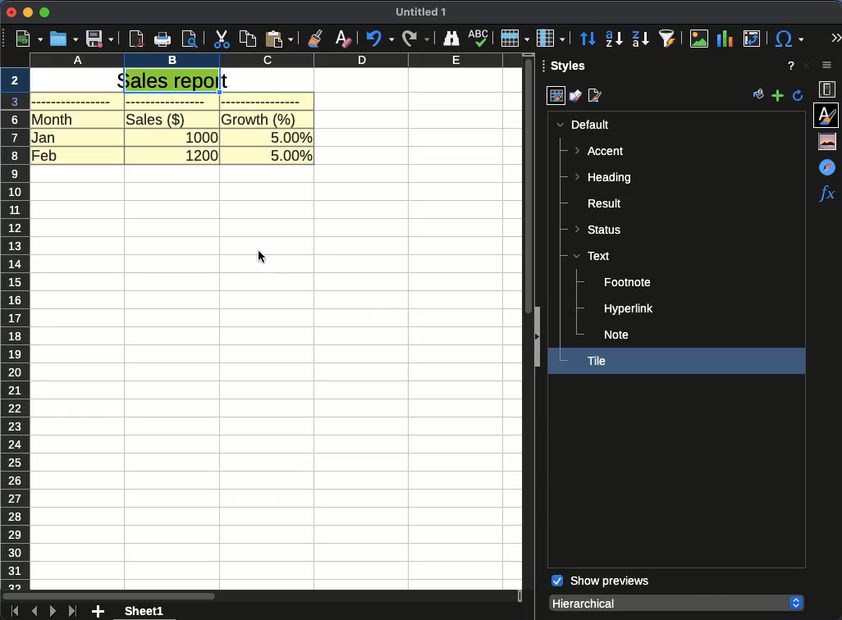 The width and height of the screenshot is (842, 620). Describe the element at coordinates (777, 96) in the screenshot. I see `add new style` at that location.